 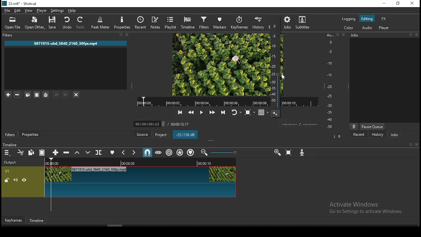 I want to click on Jobs, so click(x=358, y=36).